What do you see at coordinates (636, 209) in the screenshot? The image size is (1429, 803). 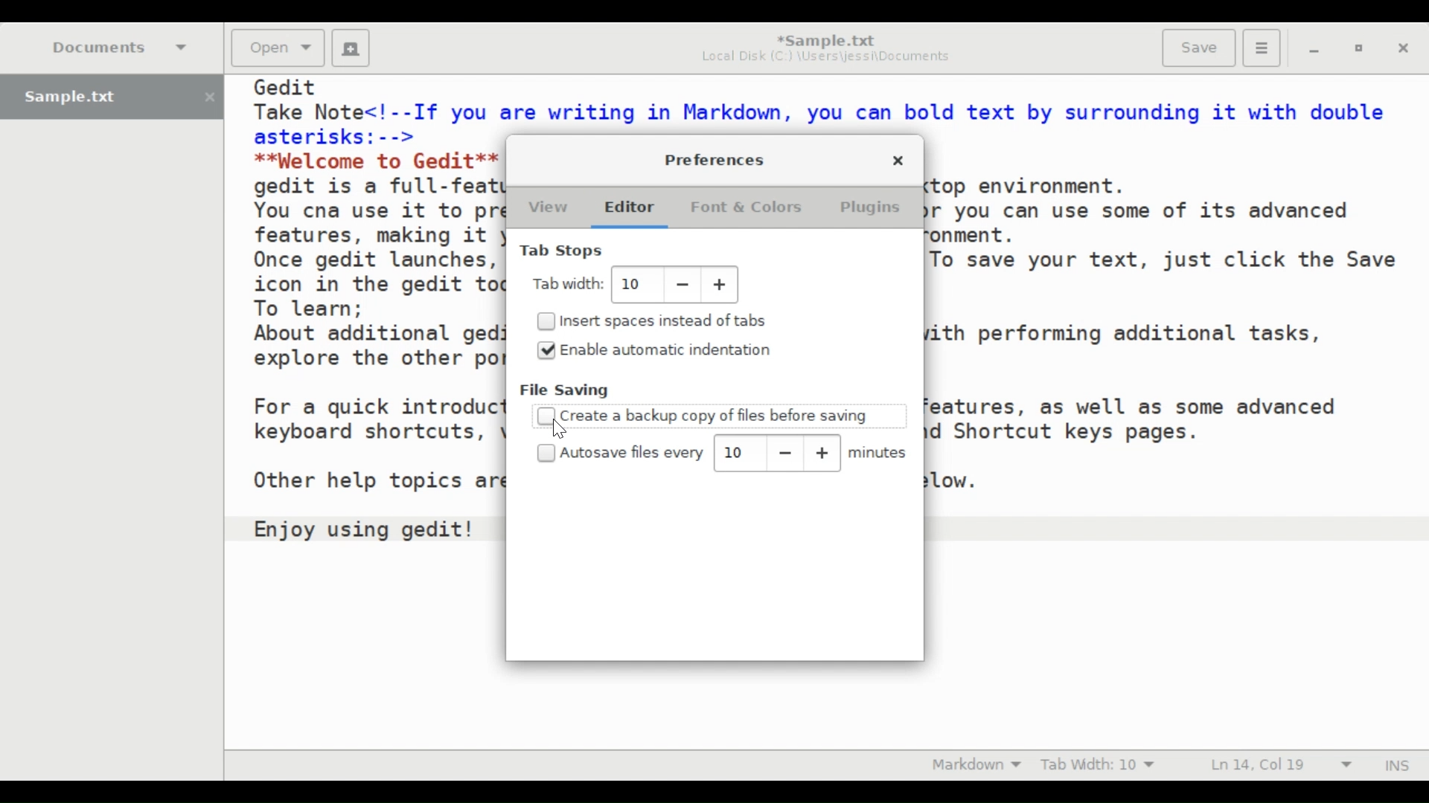 I see `Editor (current)` at bounding box center [636, 209].